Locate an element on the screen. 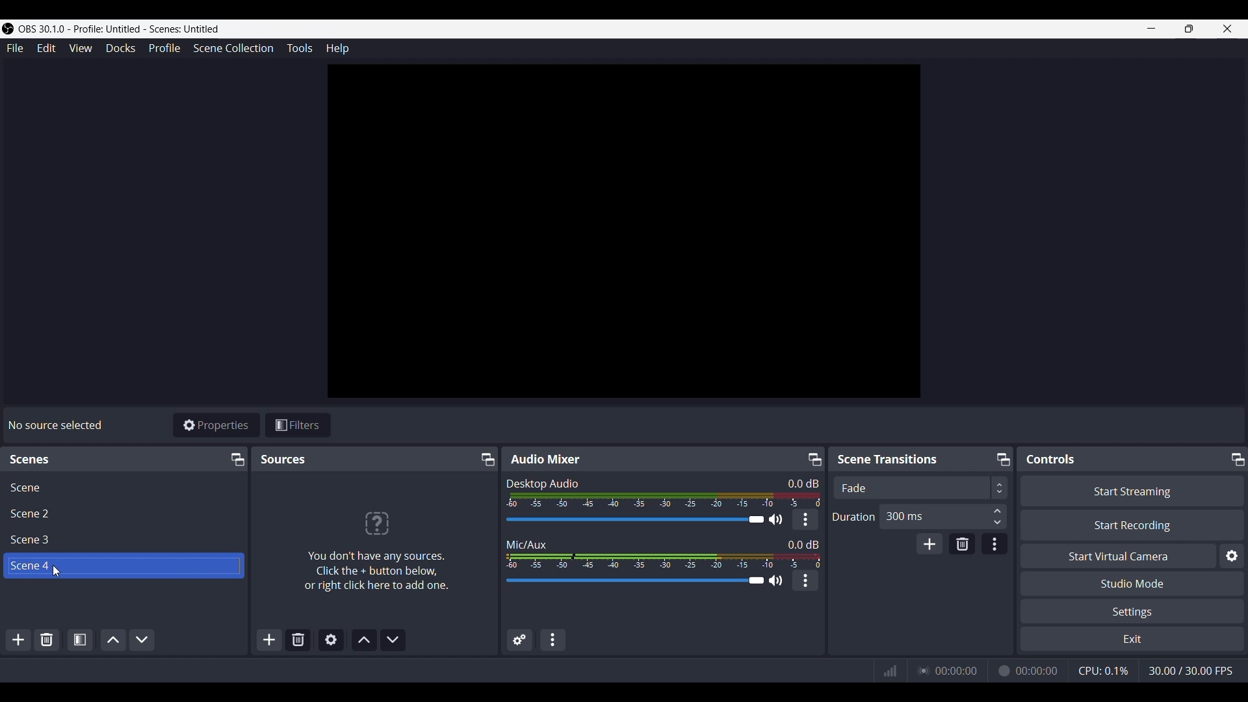 This screenshot has width=1248, height=702. Volume Meter is located at coordinates (666, 500).